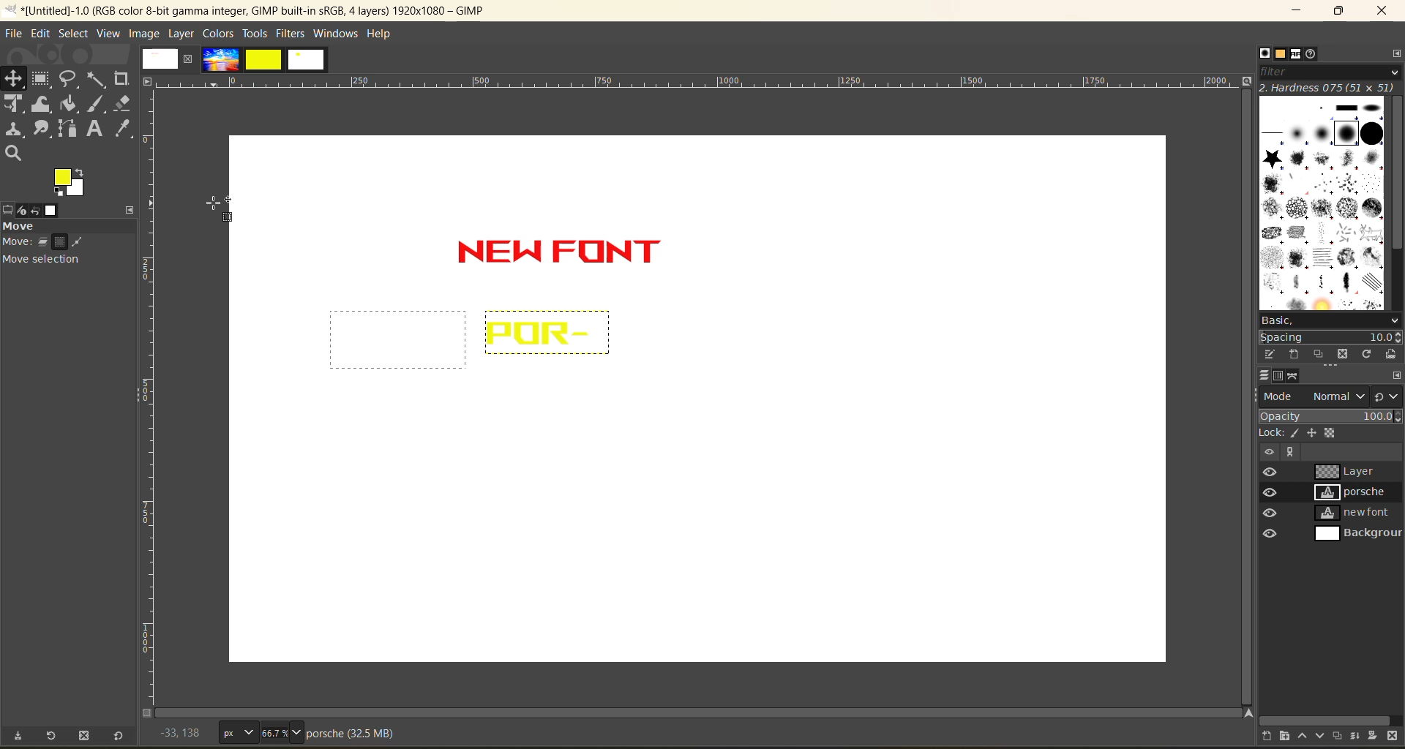 The width and height of the screenshot is (1405, 749). Describe the element at coordinates (1295, 434) in the screenshot. I see `pixel` at that location.